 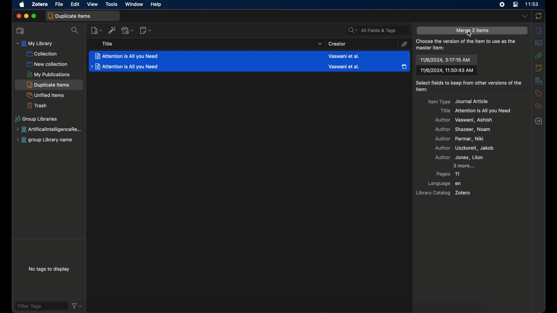 I want to click on apple icon, so click(x=22, y=5).